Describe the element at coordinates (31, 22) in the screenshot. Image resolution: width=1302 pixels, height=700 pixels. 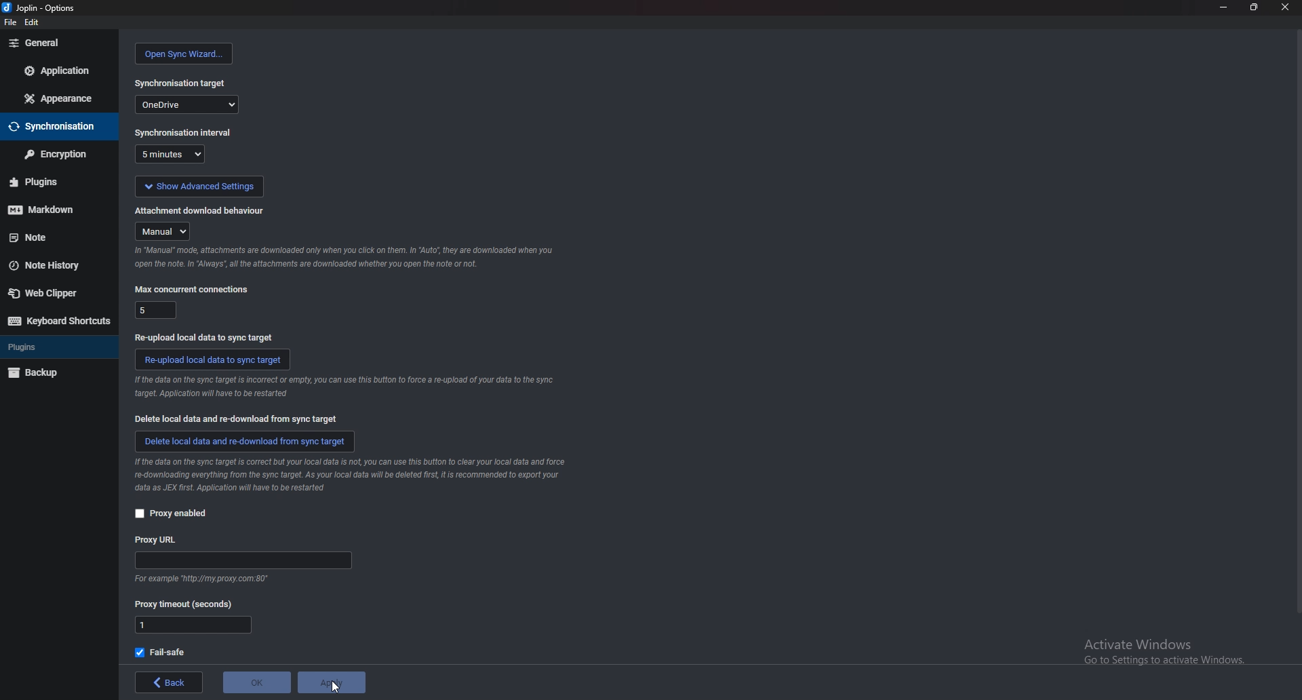
I see `edit` at that location.